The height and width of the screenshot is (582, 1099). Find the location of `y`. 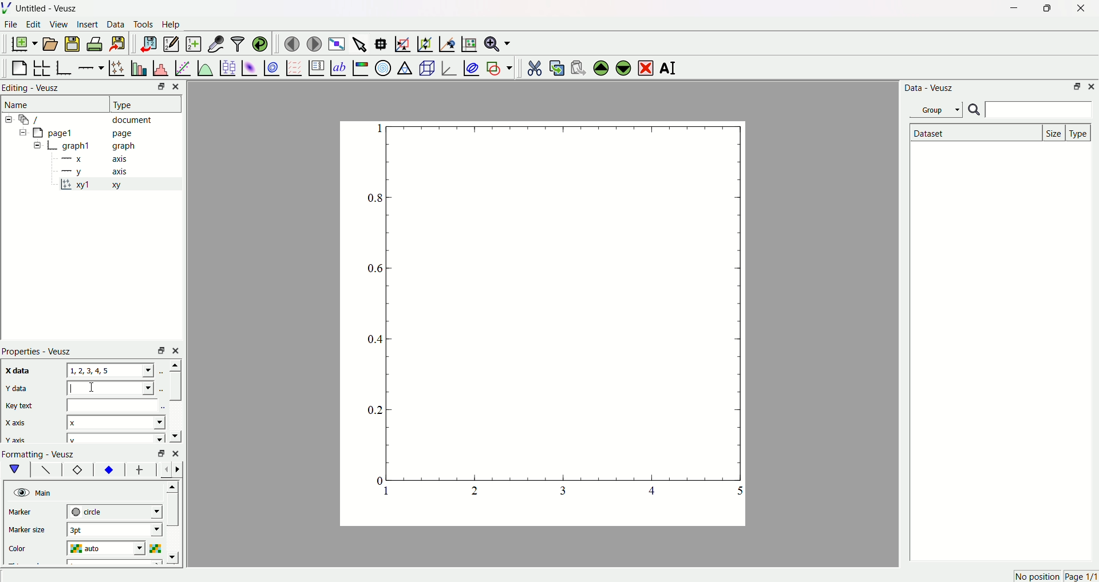

y is located at coordinates (113, 439).